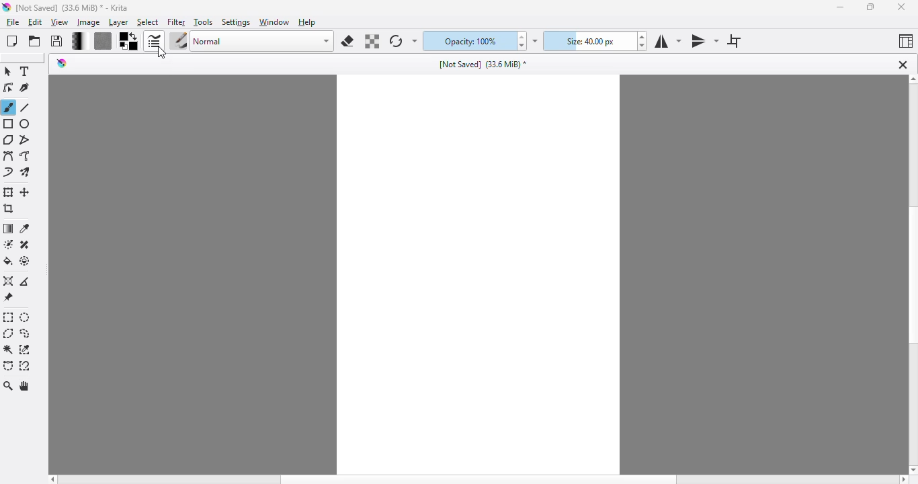 Image resolution: width=918 pixels, height=484 pixels. What do you see at coordinates (179, 42) in the screenshot?
I see `choose brush preset` at bounding box center [179, 42].